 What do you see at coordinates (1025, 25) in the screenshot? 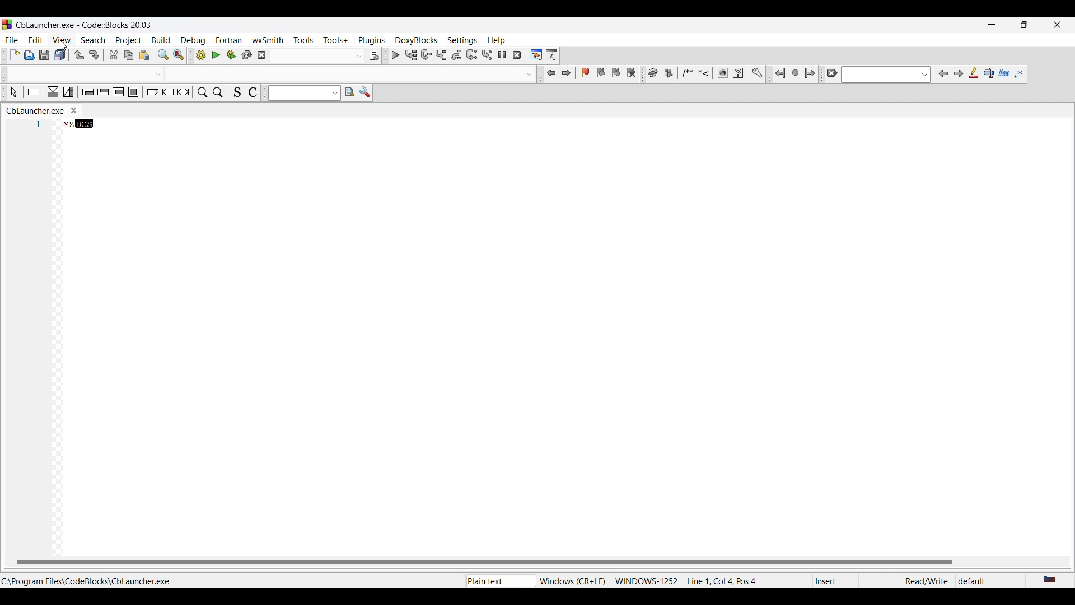
I see `Show interface in a smaller tab` at bounding box center [1025, 25].